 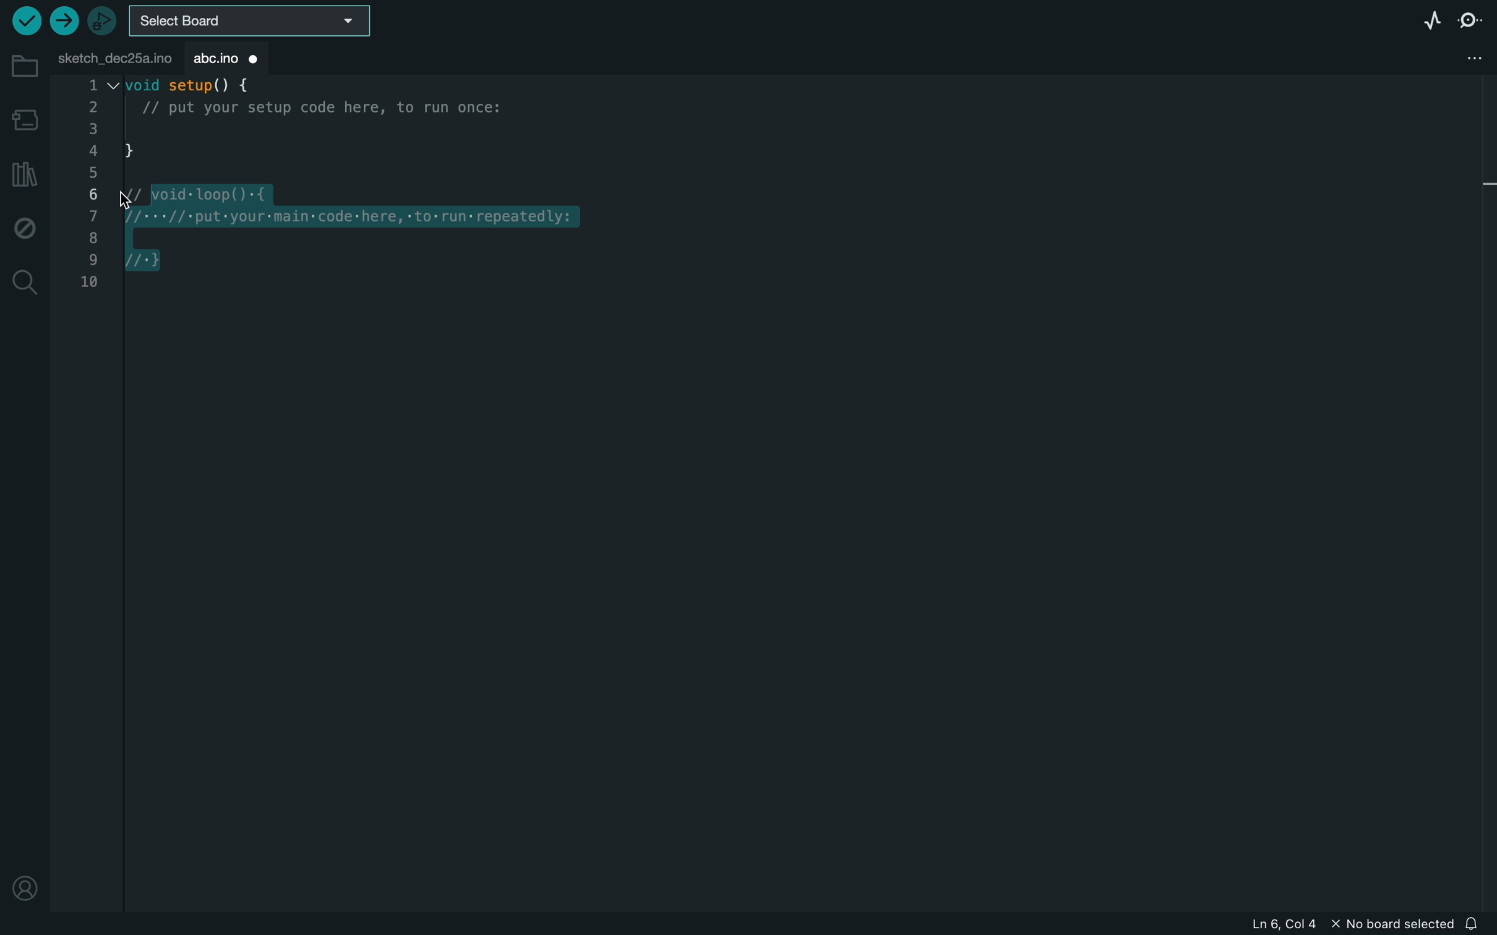 What do you see at coordinates (24, 283) in the screenshot?
I see `search` at bounding box center [24, 283].